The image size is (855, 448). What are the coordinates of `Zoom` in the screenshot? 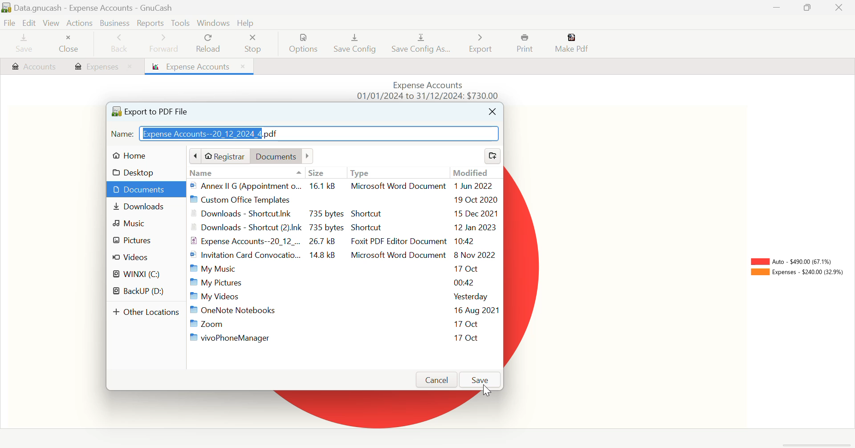 It's located at (344, 324).